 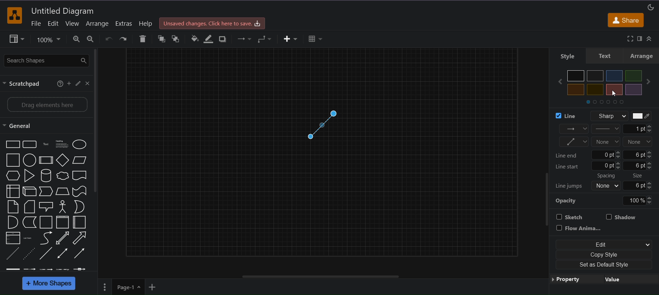 I want to click on property, so click(x=569, y=279).